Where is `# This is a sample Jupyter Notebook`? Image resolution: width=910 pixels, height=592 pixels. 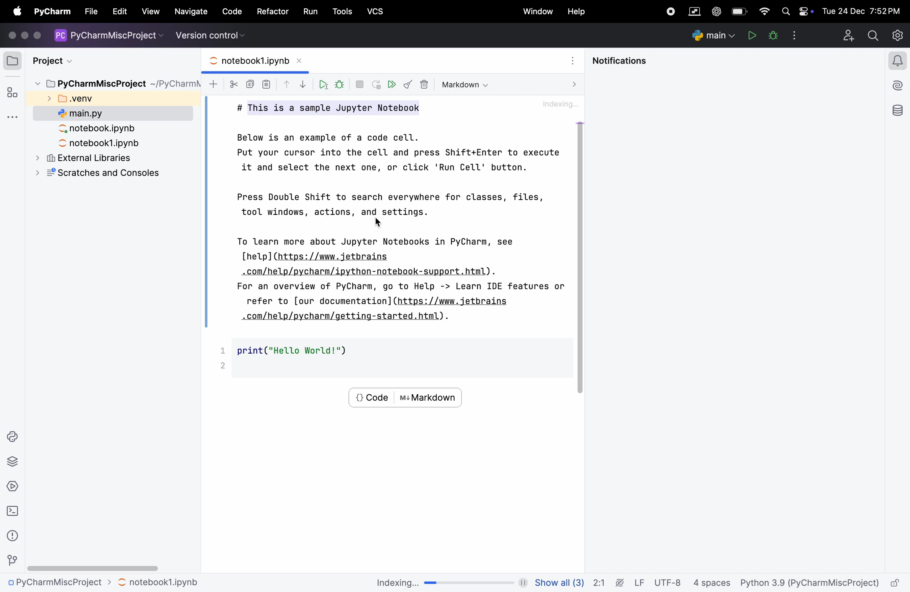 # This is a sample Jupyter Notebook is located at coordinates (335, 109).